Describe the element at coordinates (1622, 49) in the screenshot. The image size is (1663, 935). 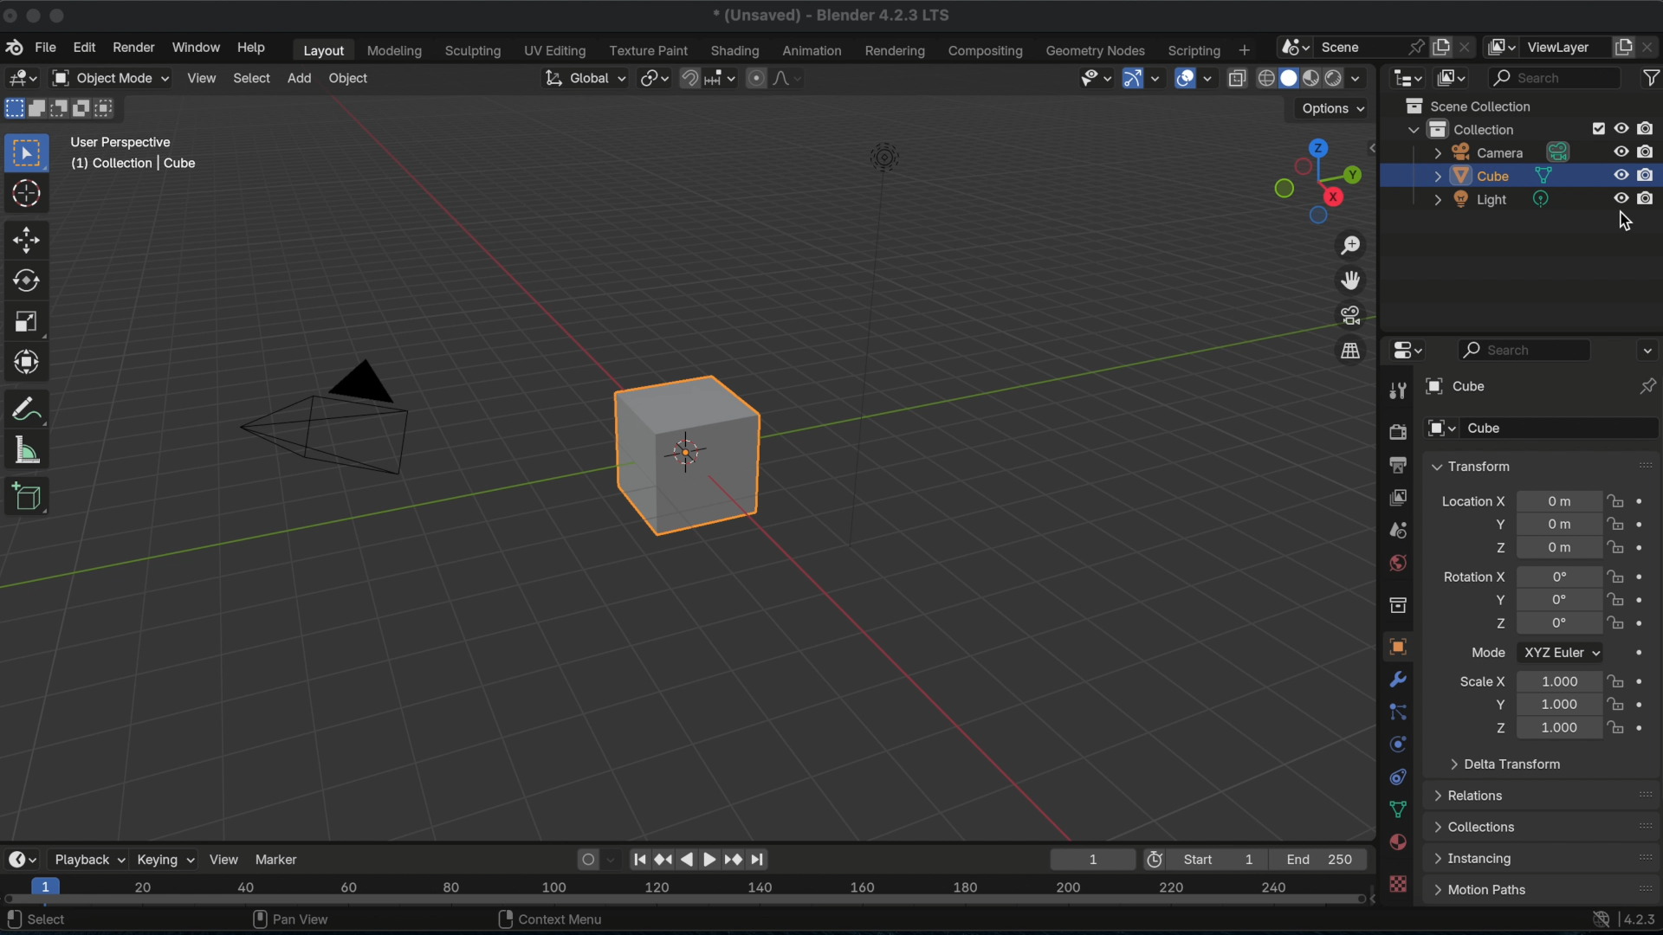
I see `add view layer` at that location.